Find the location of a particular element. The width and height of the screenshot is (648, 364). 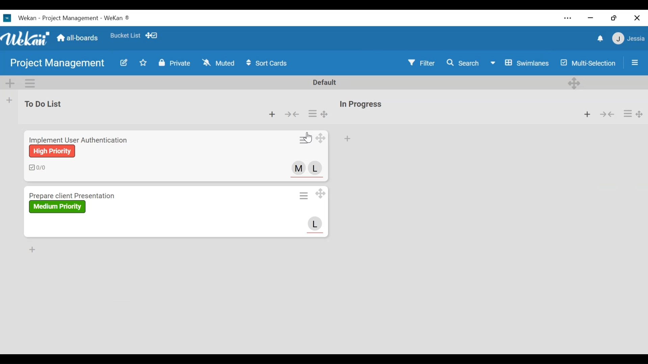

Sort Cards is located at coordinates (267, 63).